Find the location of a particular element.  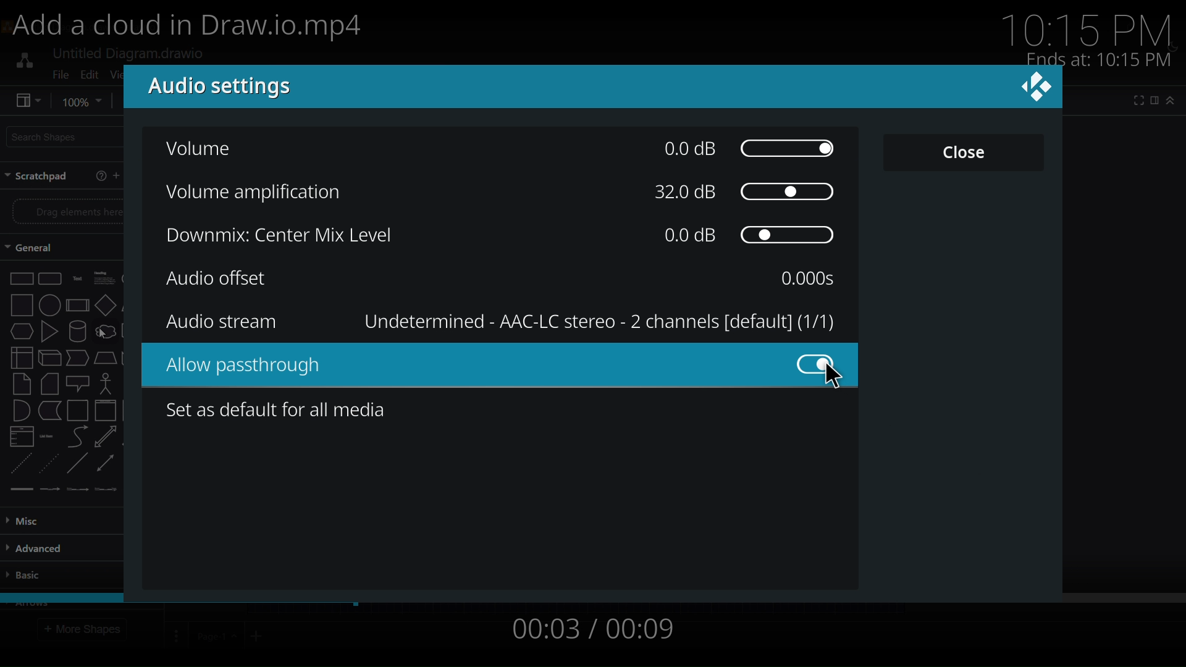

audio passthrough is located at coordinates (505, 366).